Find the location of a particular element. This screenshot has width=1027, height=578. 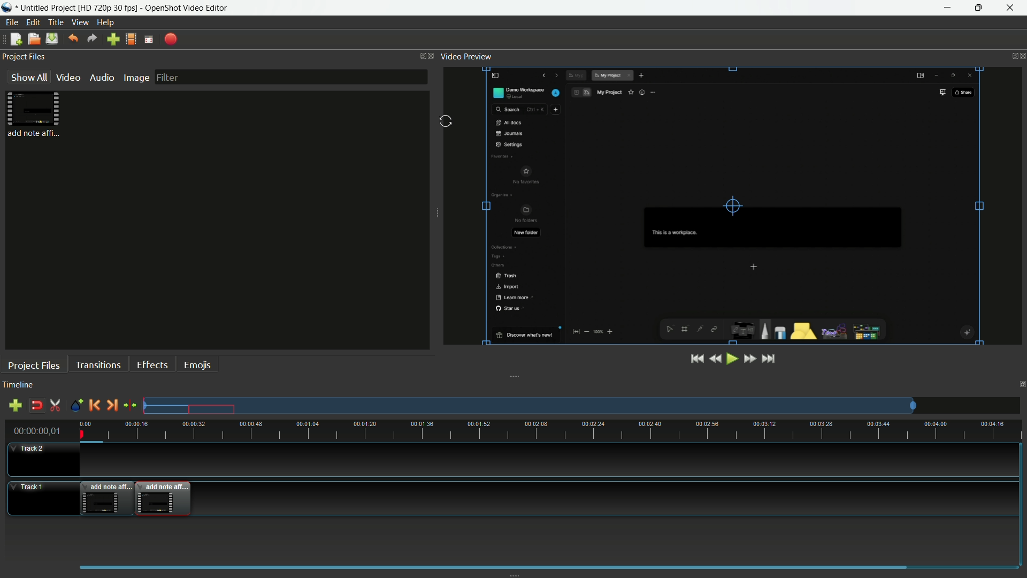

cursor is located at coordinates (444, 120).